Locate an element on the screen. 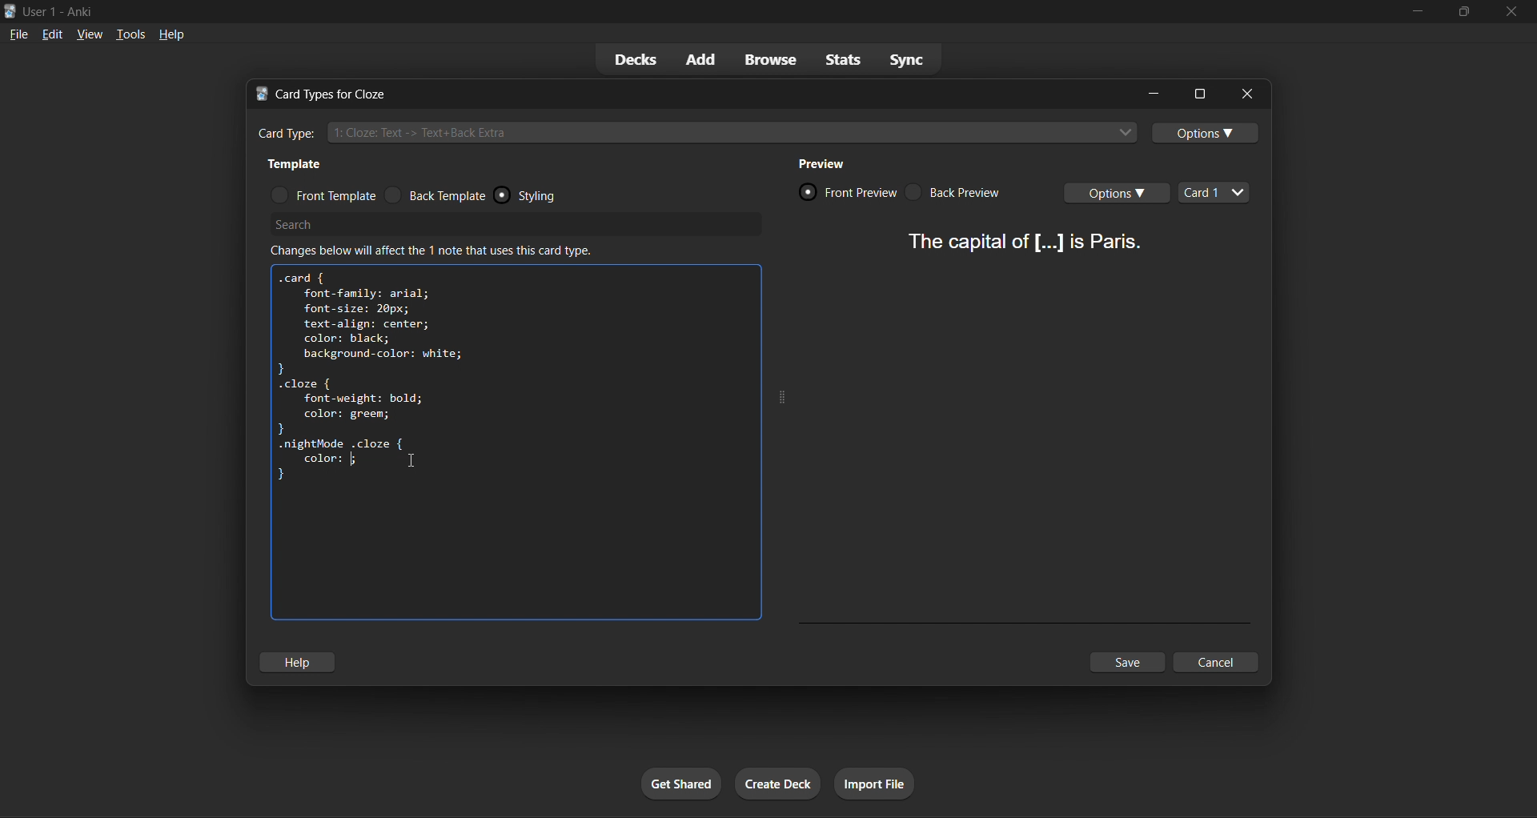  cancel is located at coordinates (1217, 663).